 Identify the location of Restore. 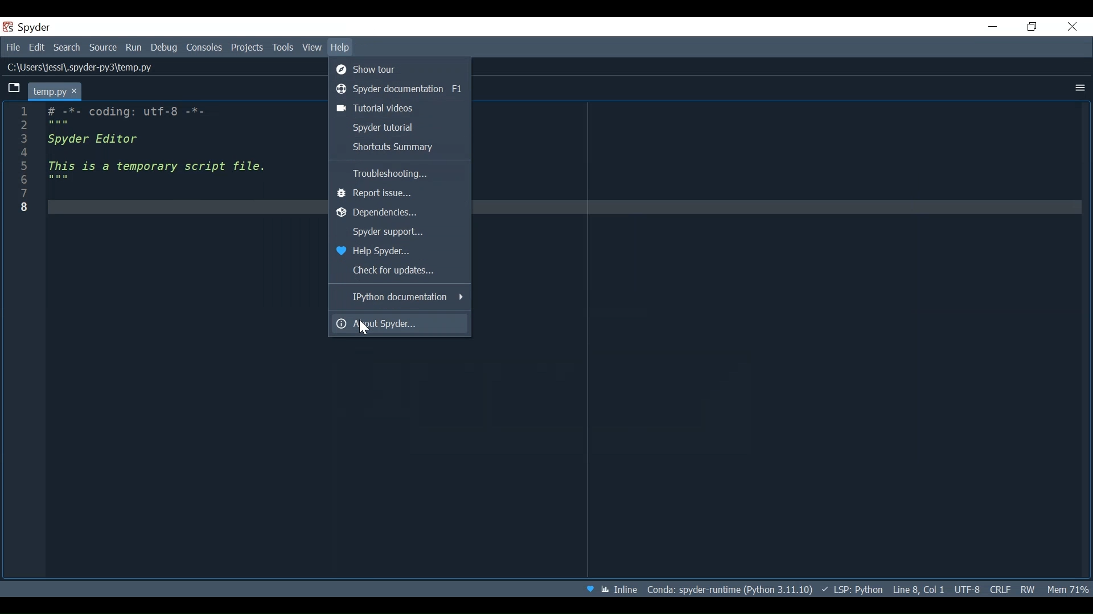
(1033, 27).